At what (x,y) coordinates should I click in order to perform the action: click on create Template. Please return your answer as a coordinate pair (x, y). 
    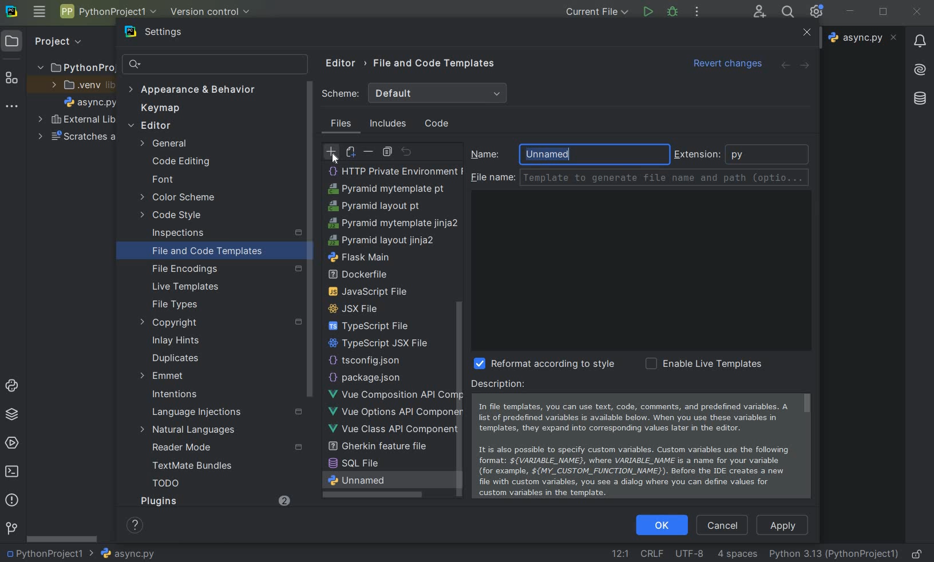
    Looking at the image, I should click on (388, 188).